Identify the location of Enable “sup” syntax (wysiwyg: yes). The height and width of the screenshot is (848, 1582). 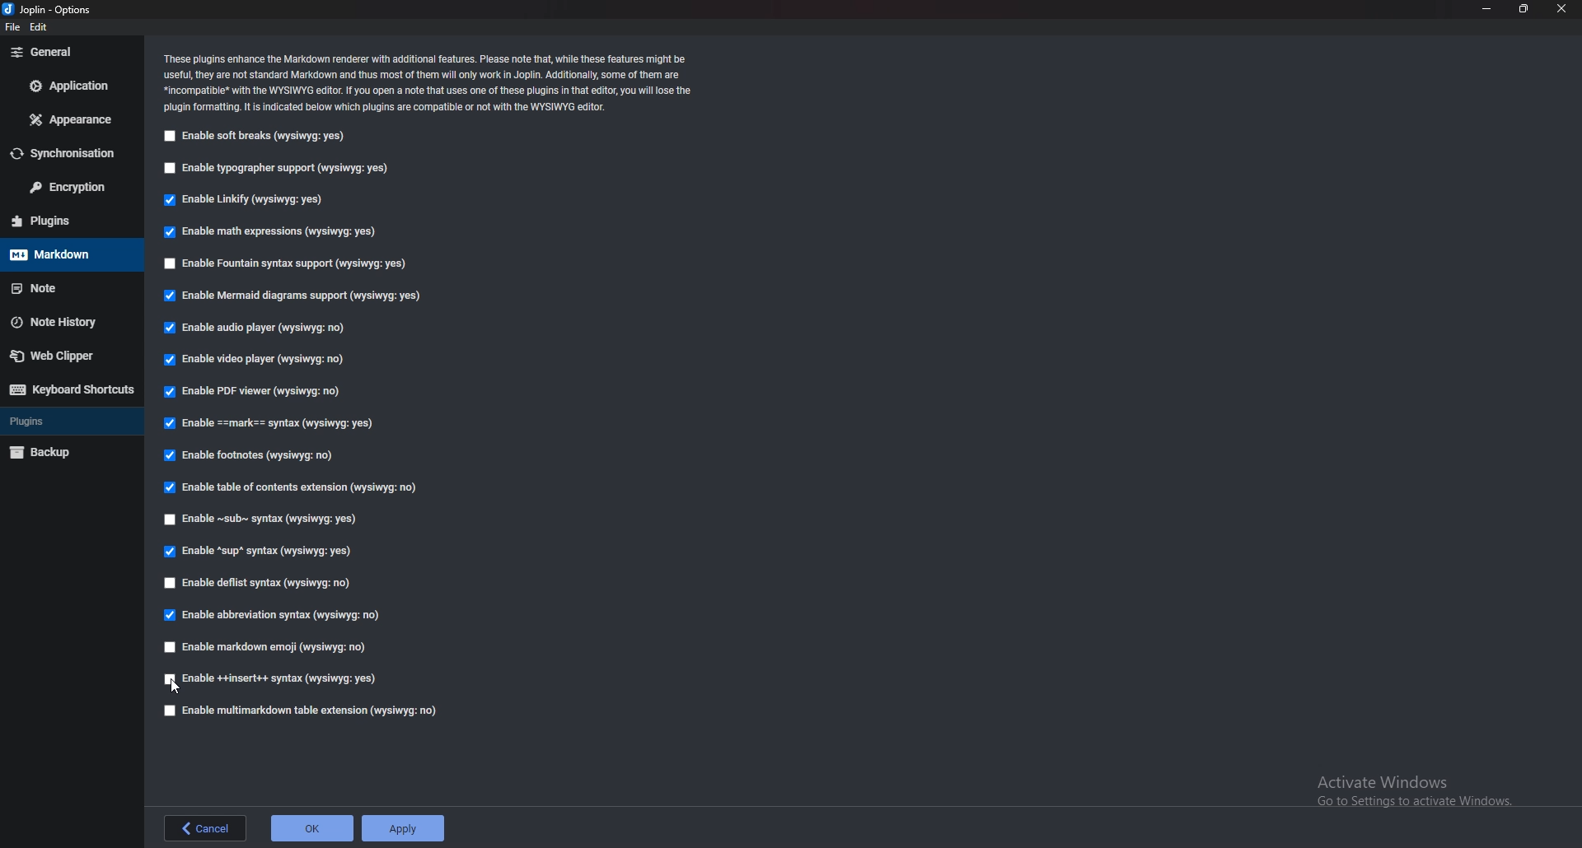
(259, 551).